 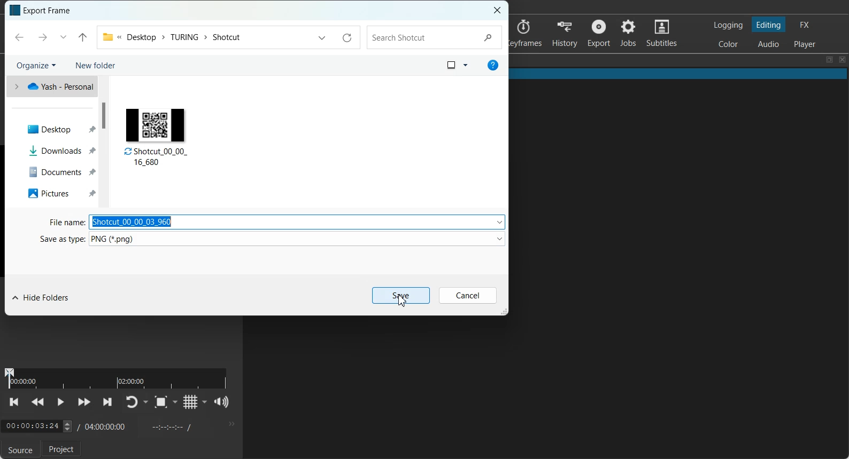 I want to click on Toggle player lopping, so click(x=131, y=402).